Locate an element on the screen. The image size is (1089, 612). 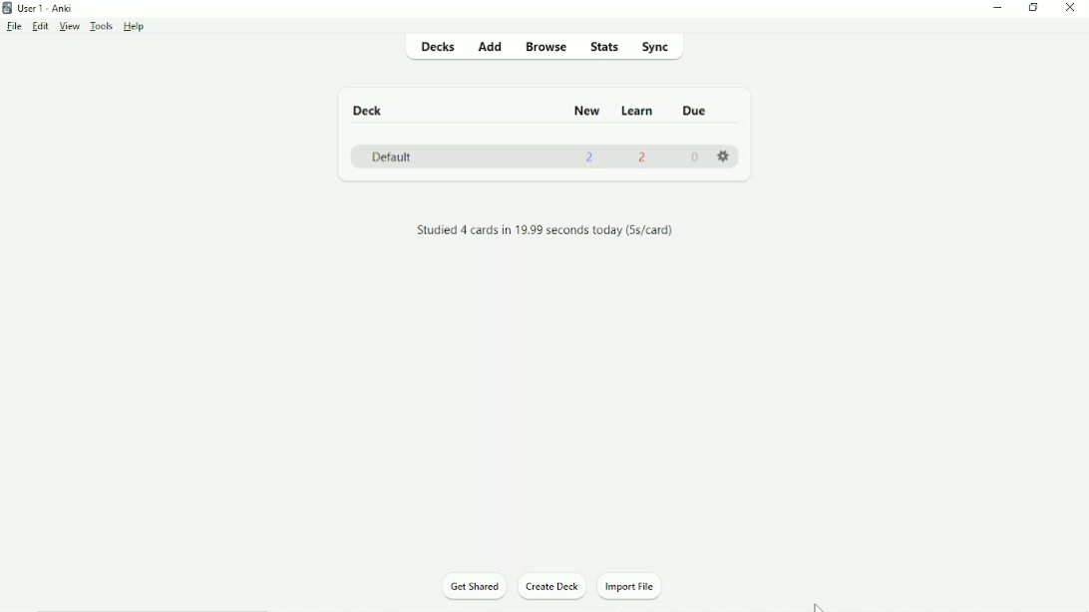
Help is located at coordinates (135, 27).